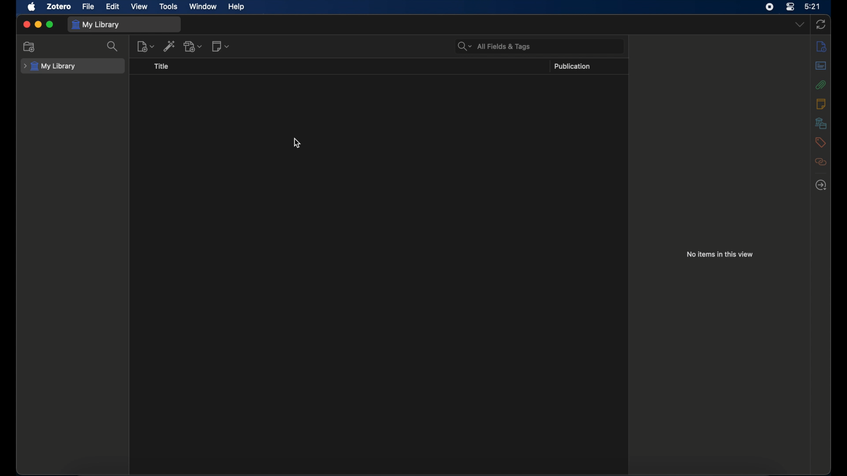 The width and height of the screenshot is (847, 476). What do you see at coordinates (821, 104) in the screenshot?
I see `notes` at bounding box center [821, 104].